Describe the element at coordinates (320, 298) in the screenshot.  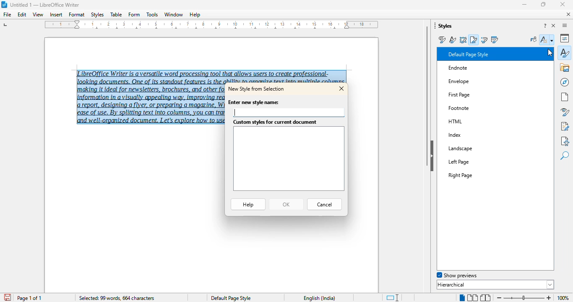
I see `English (India)` at that location.